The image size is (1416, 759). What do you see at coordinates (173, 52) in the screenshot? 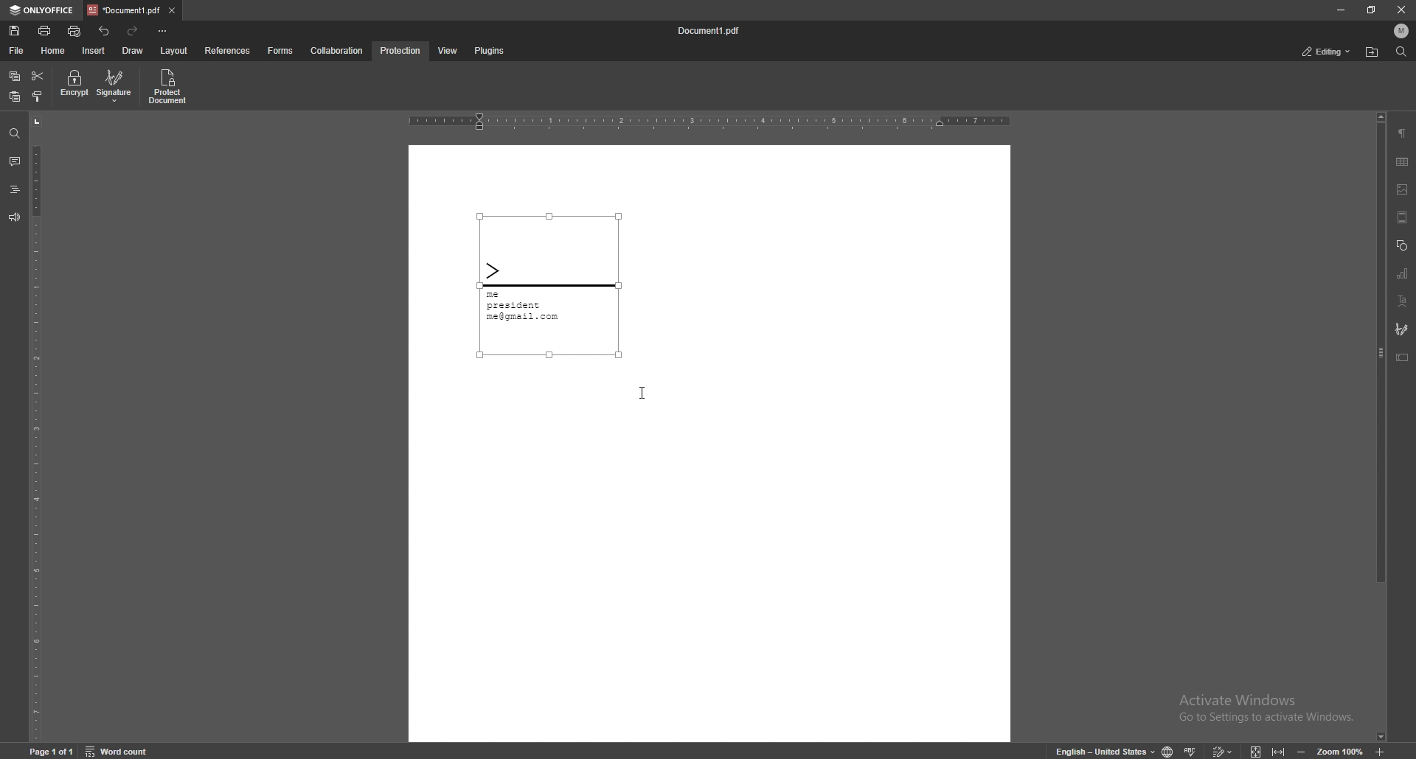
I see `layout` at bounding box center [173, 52].